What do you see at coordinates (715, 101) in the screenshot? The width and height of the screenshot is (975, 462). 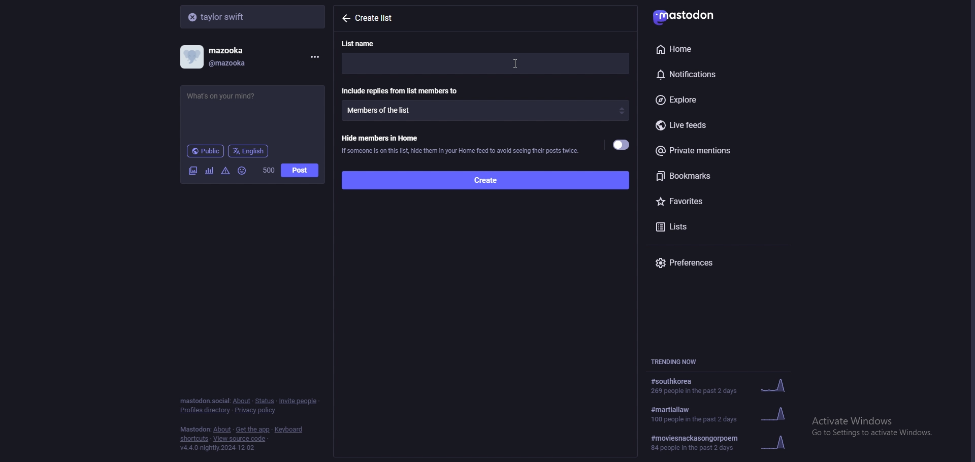 I see `explore` at bounding box center [715, 101].